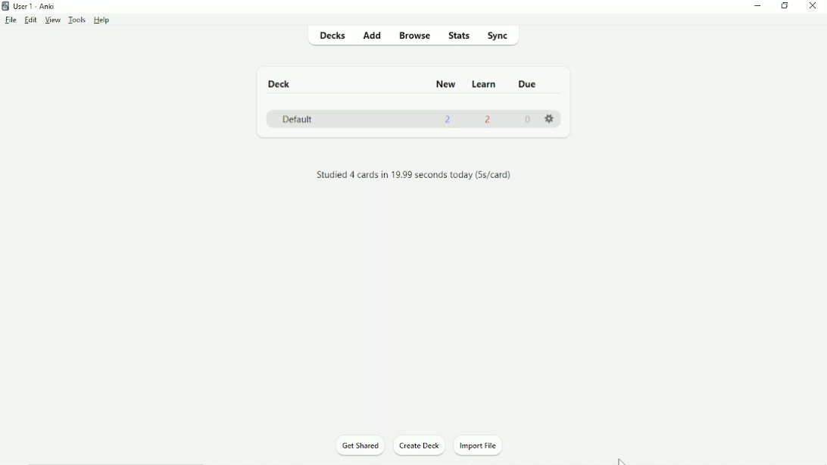  What do you see at coordinates (34, 6) in the screenshot?
I see `User 1 - Anki` at bounding box center [34, 6].